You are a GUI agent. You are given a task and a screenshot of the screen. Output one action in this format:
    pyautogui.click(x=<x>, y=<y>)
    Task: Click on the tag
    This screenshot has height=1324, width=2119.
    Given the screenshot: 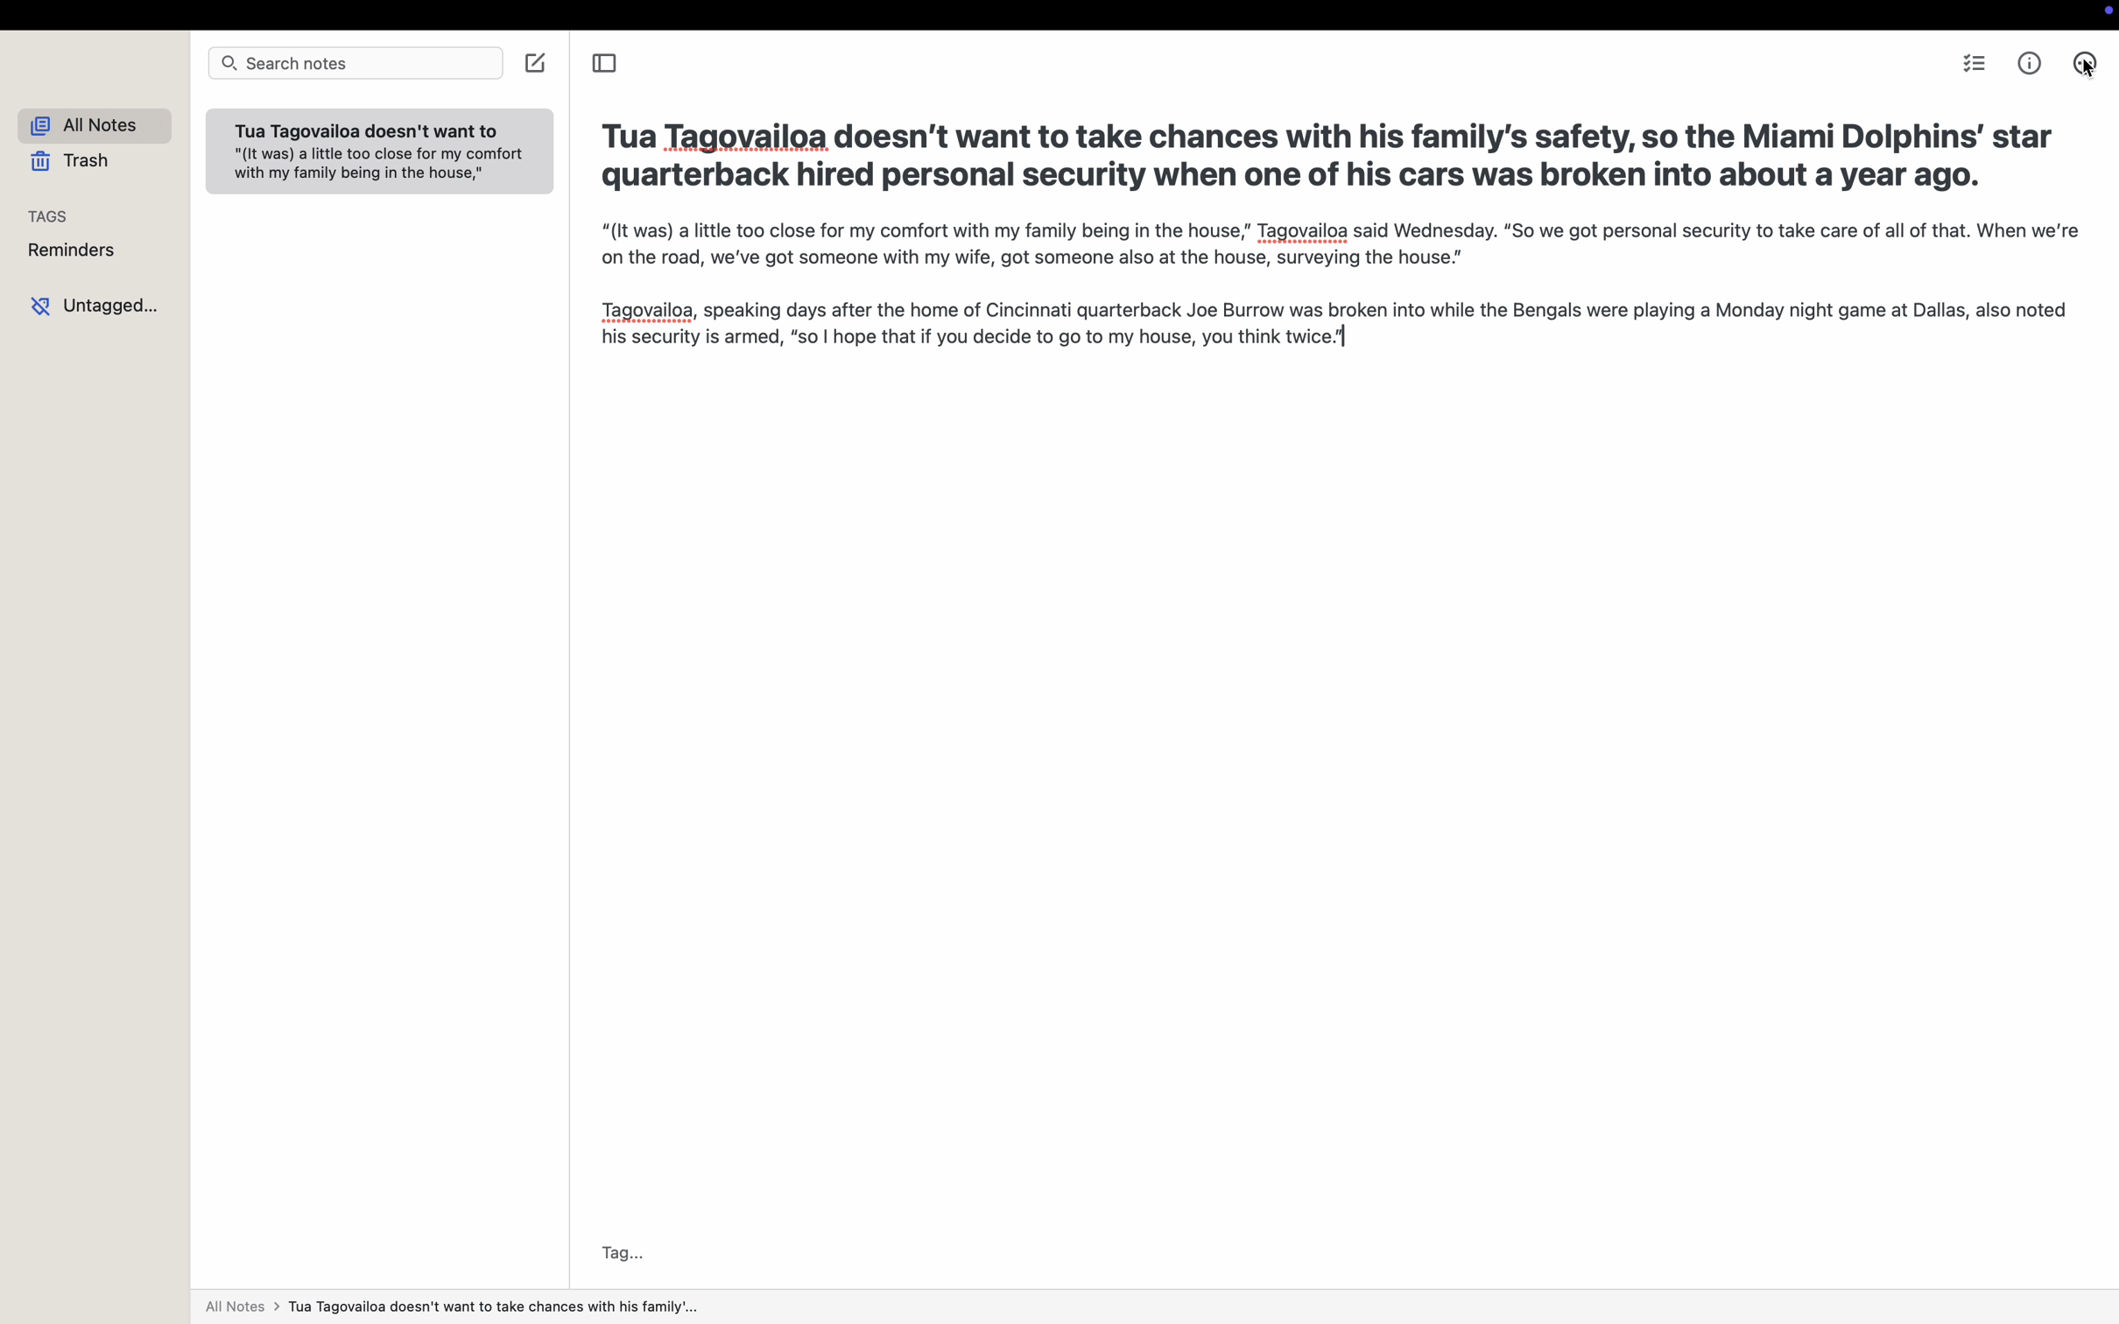 What is the action you would take?
    pyautogui.click(x=623, y=1252)
    